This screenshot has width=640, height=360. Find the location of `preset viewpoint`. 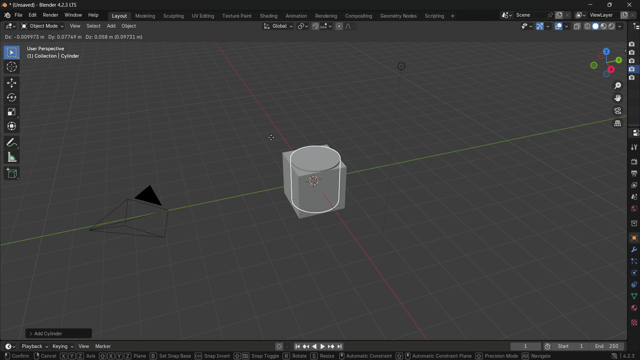

preset viewpoint is located at coordinates (606, 63).